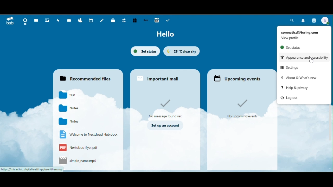 This screenshot has height=187, width=333. What do you see at coordinates (72, 122) in the screenshot?
I see `Notes` at bounding box center [72, 122].